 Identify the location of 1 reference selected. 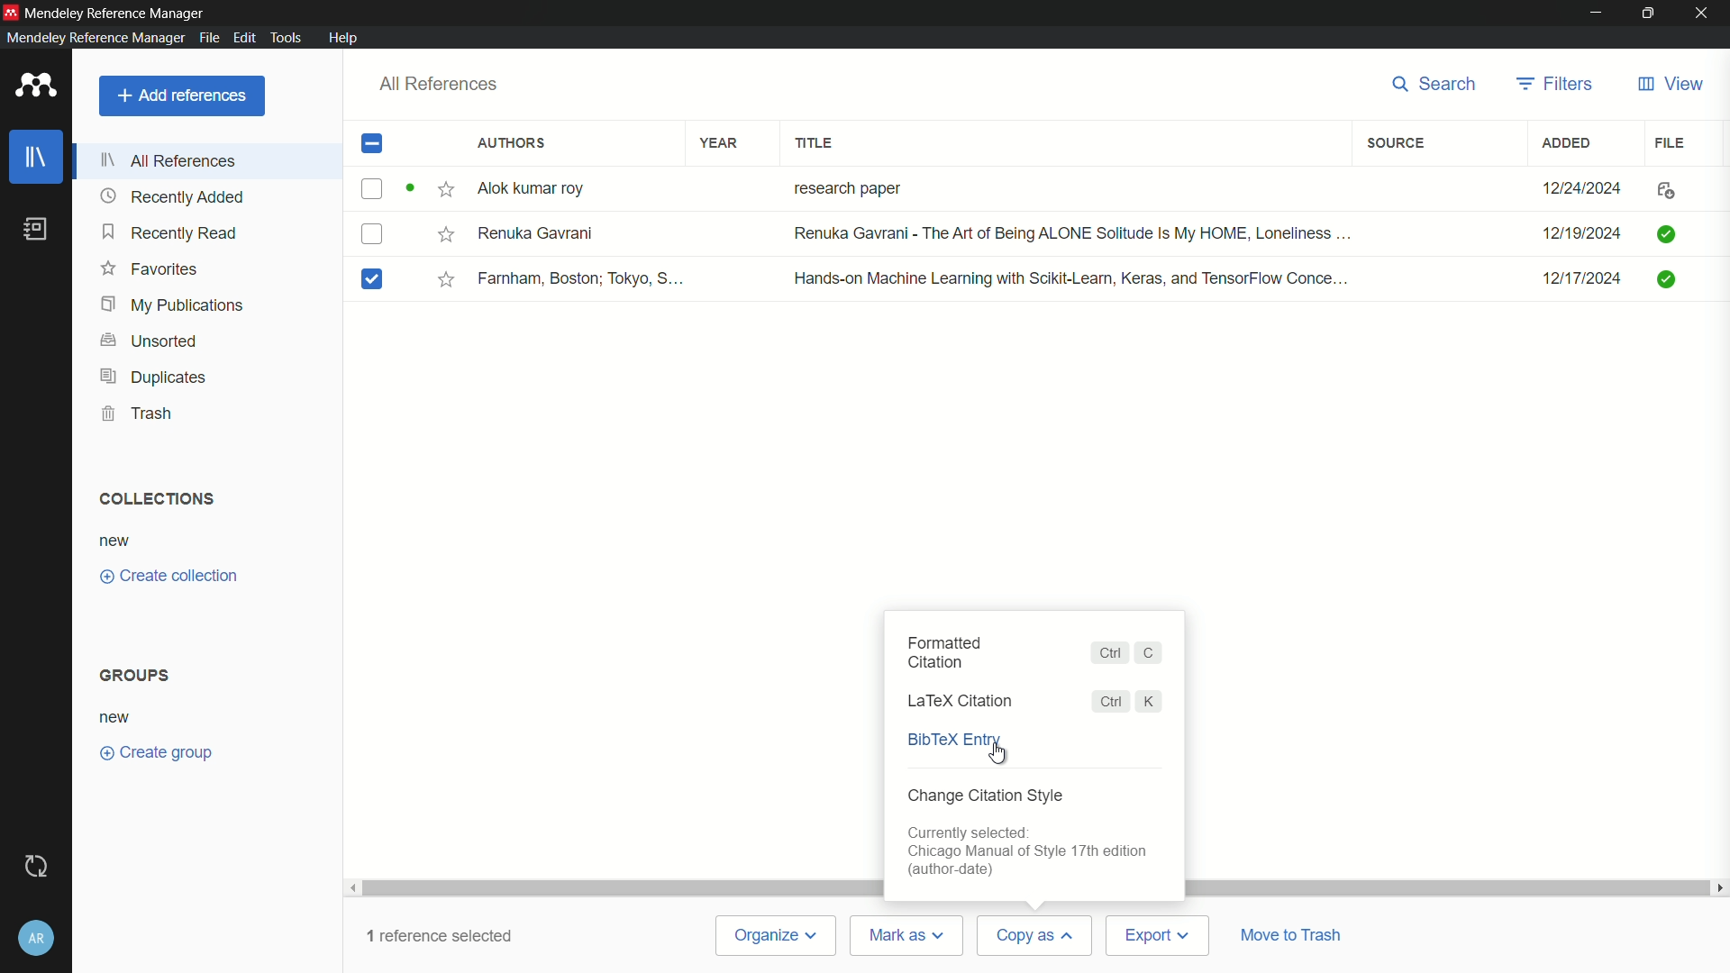
(440, 938).